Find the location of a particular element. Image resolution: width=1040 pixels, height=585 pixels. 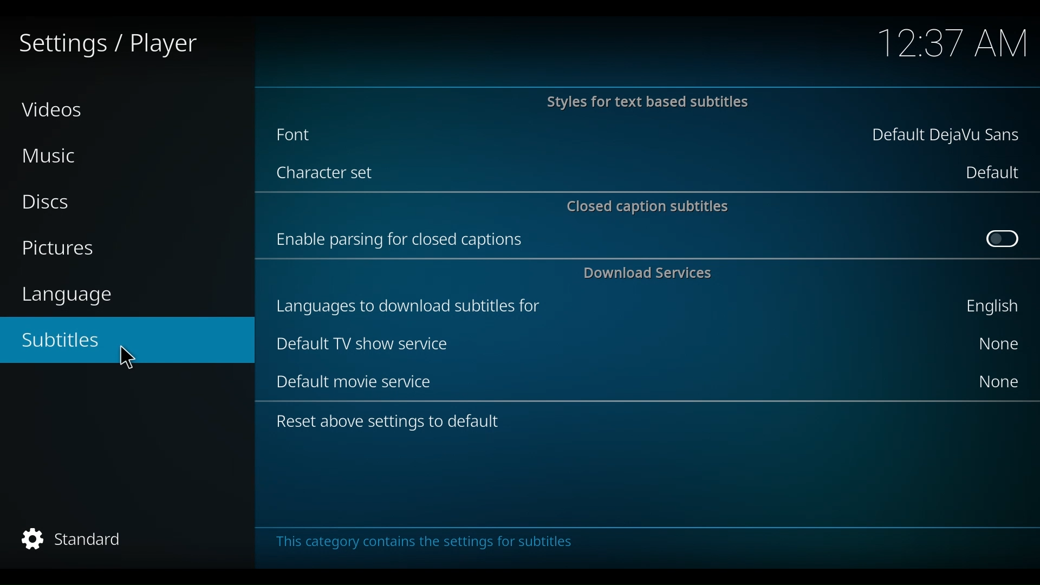

English is located at coordinates (990, 309).